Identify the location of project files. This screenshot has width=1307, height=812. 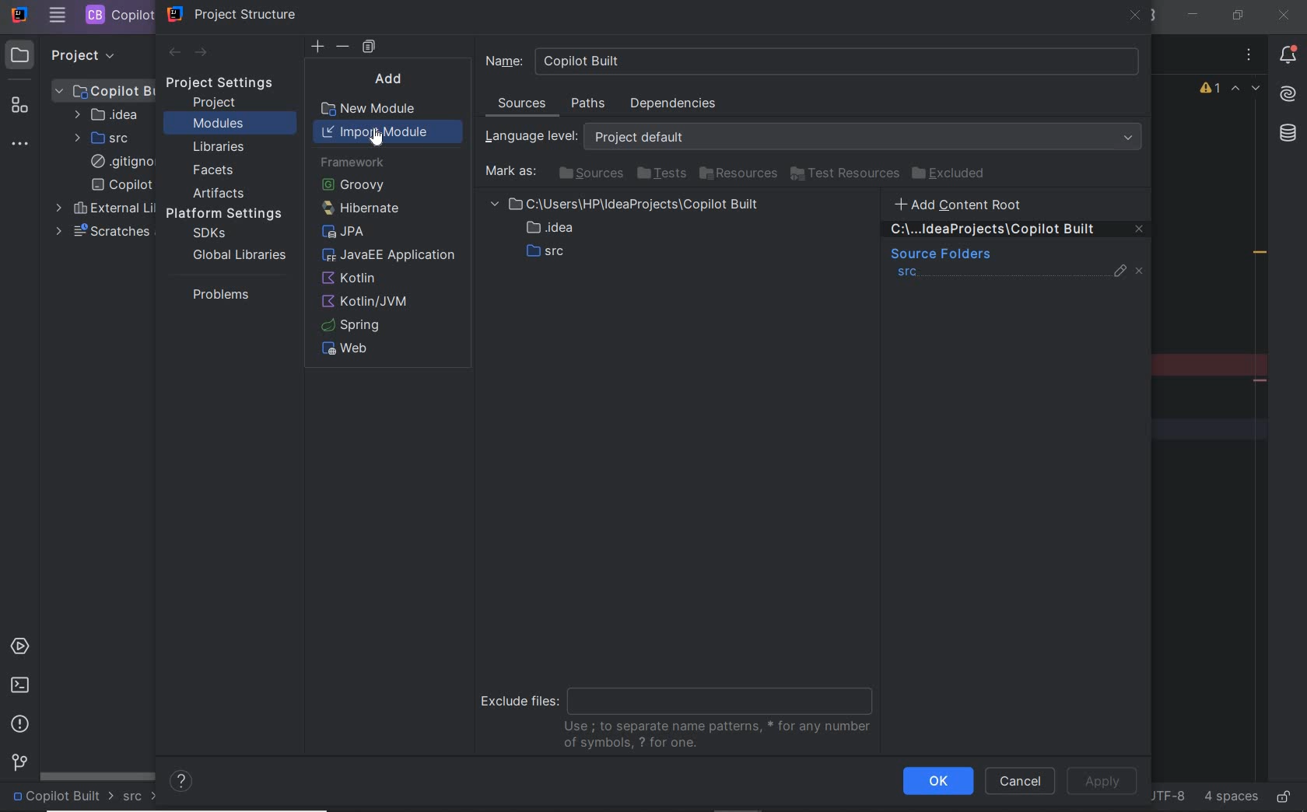
(629, 231).